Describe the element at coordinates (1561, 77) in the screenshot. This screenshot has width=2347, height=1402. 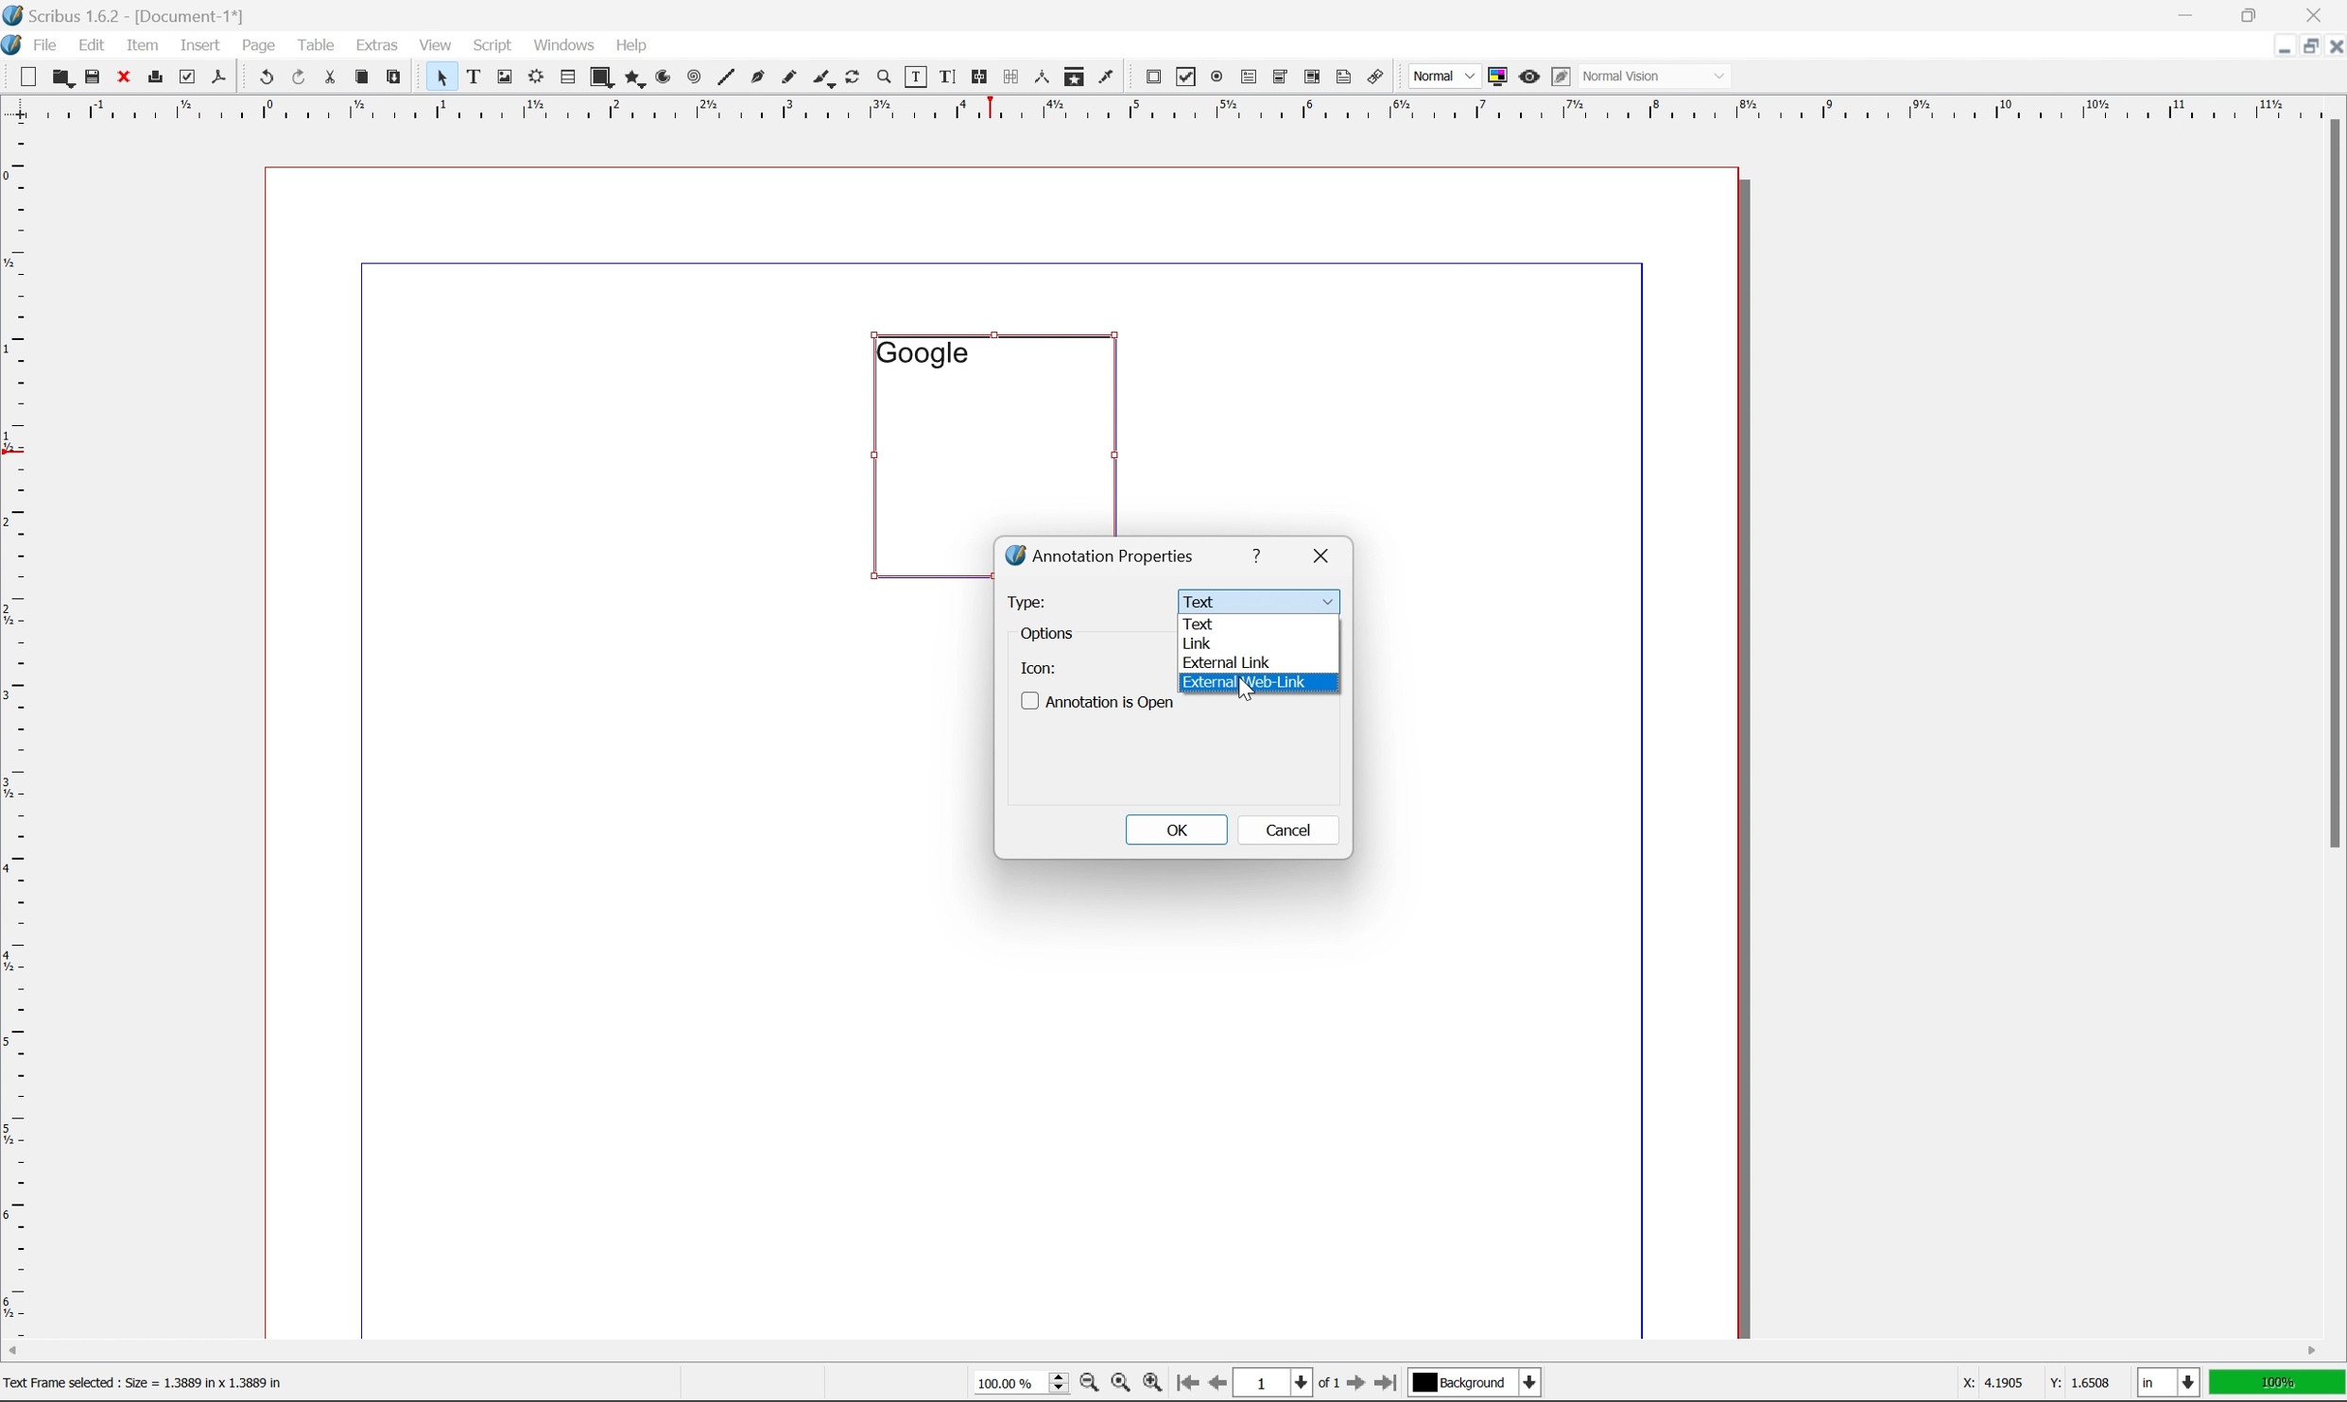
I see `edit in preview mode` at that location.